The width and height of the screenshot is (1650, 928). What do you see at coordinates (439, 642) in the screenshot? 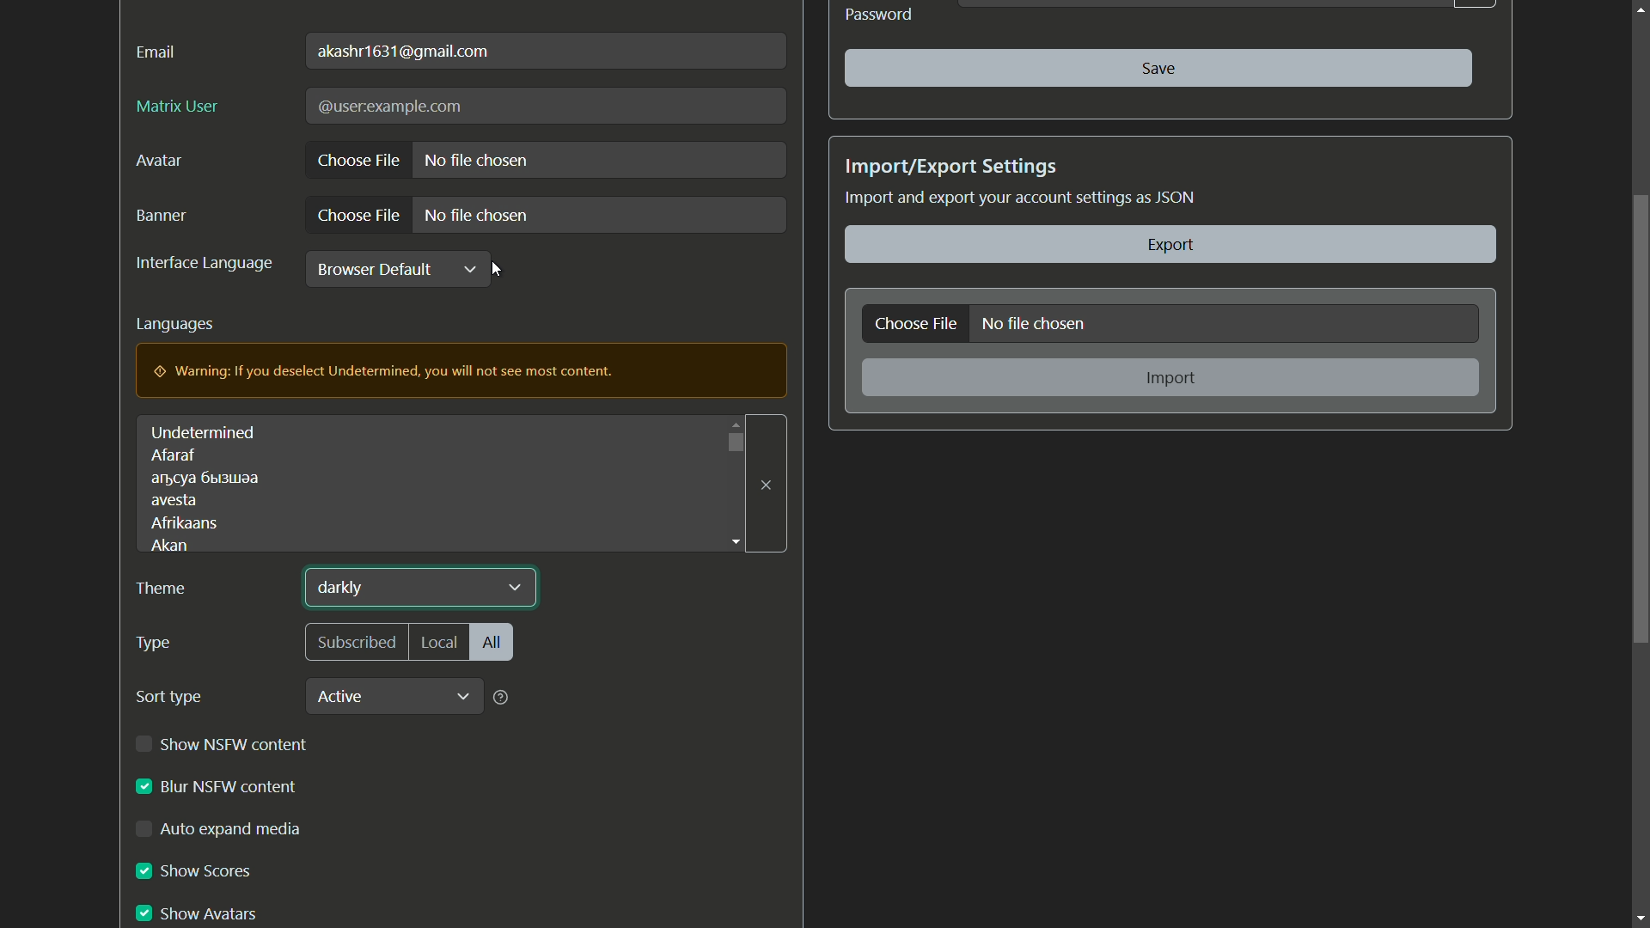
I see `local` at bounding box center [439, 642].